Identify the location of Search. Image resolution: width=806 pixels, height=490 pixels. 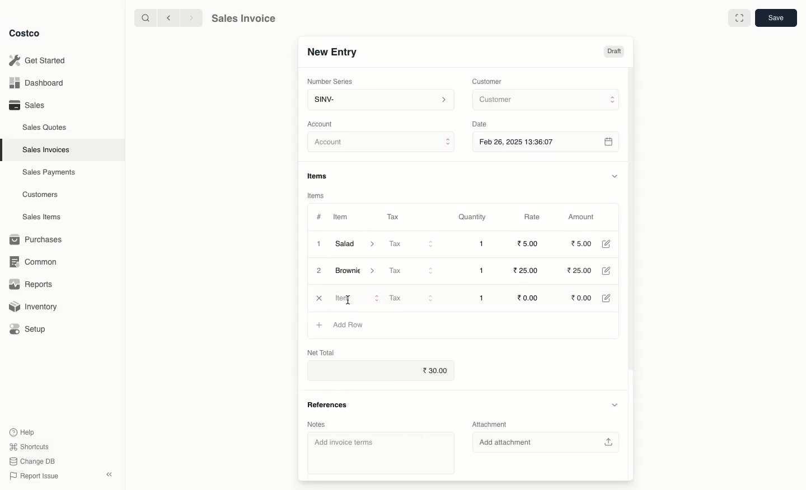
(144, 17).